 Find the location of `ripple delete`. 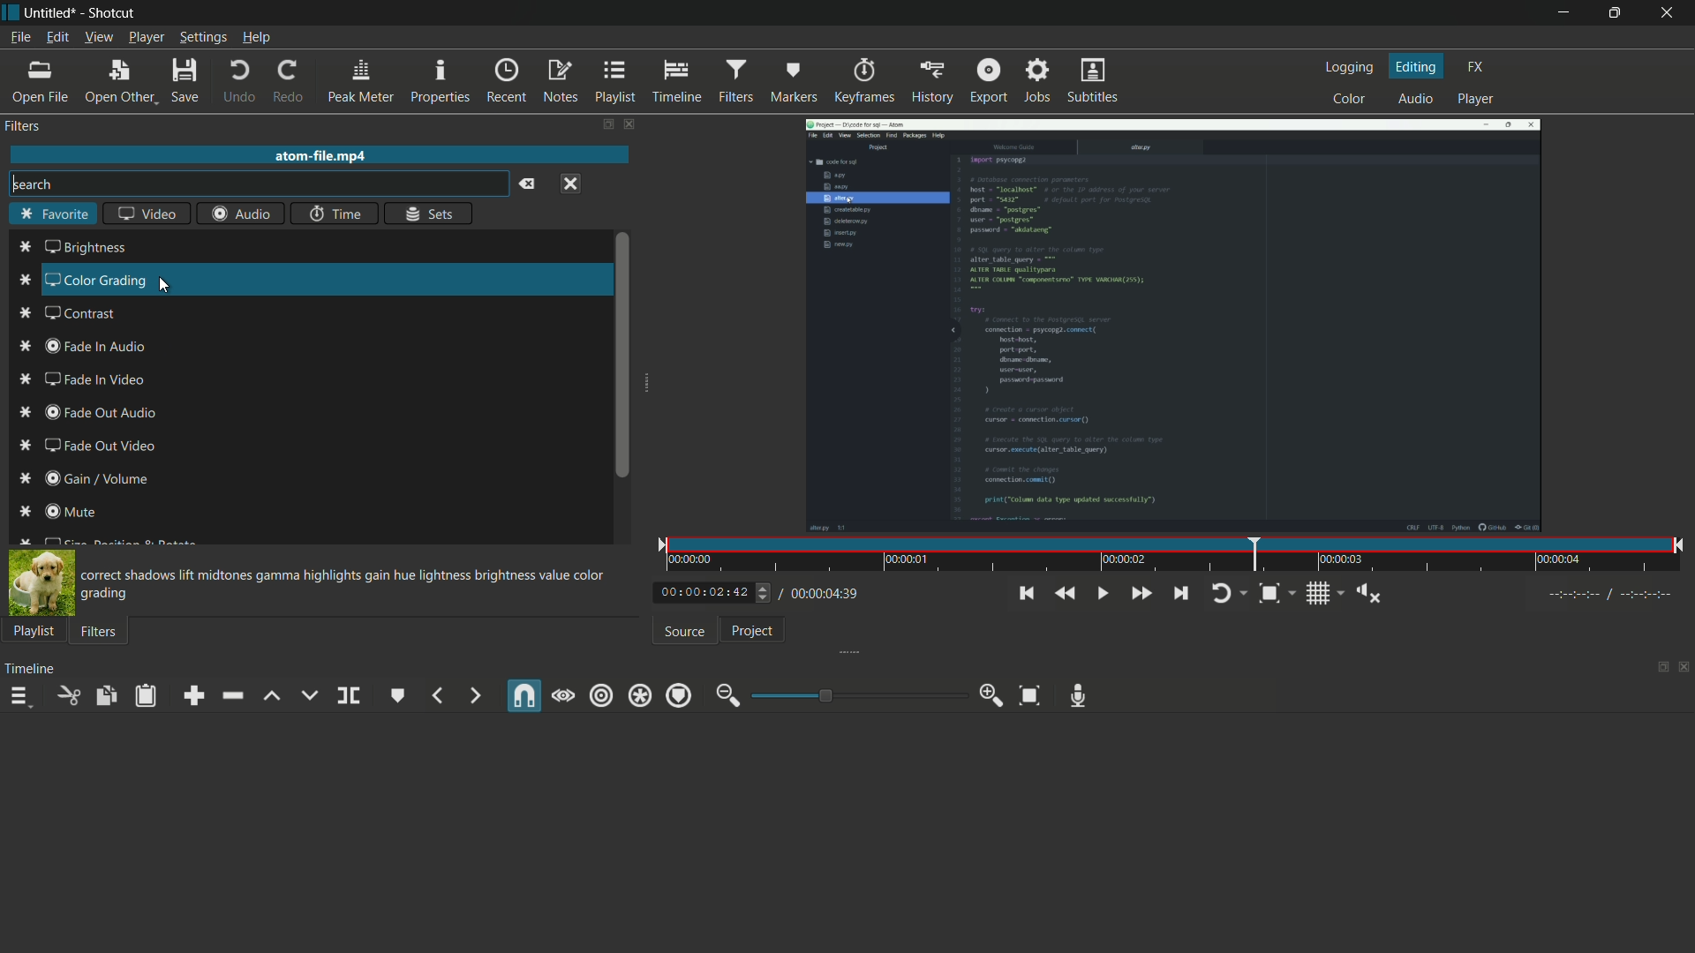

ripple delete is located at coordinates (231, 695).